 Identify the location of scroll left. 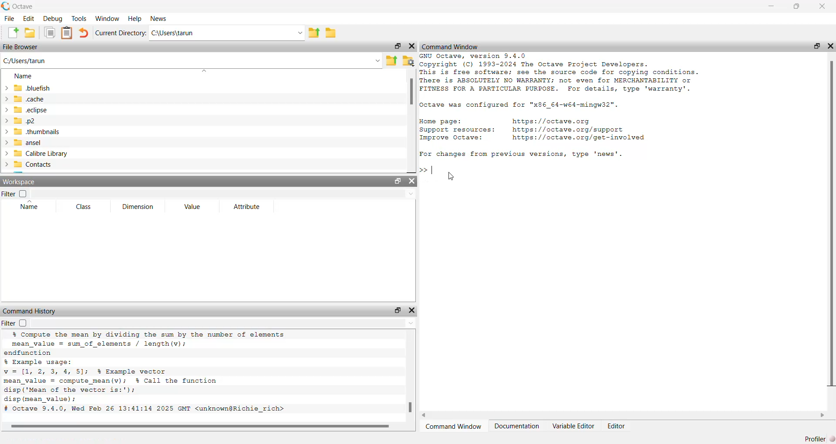
(425, 415).